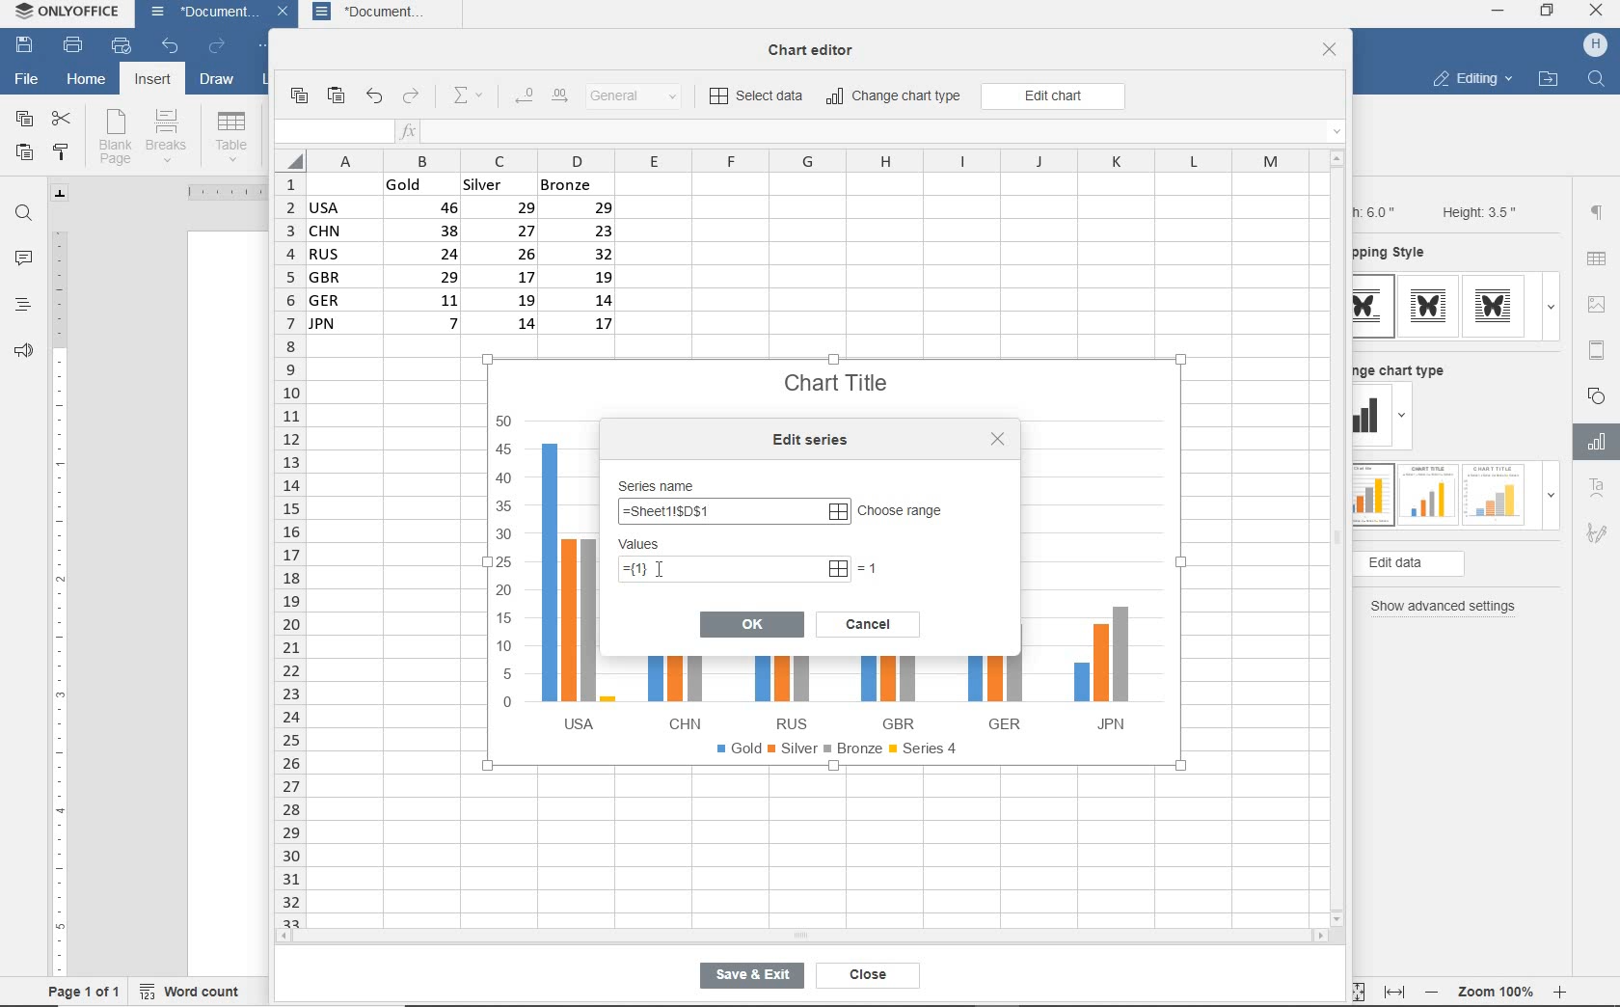 The height and width of the screenshot is (1007, 1620). What do you see at coordinates (1354, 991) in the screenshot?
I see `fit to page` at bounding box center [1354, 991].